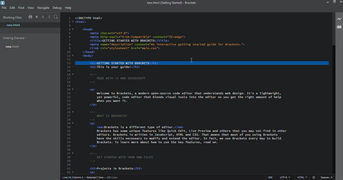  What do you see at coordinates (43, 7) in the screenshot?
I see `navigate` at bounding box center [43, 7].